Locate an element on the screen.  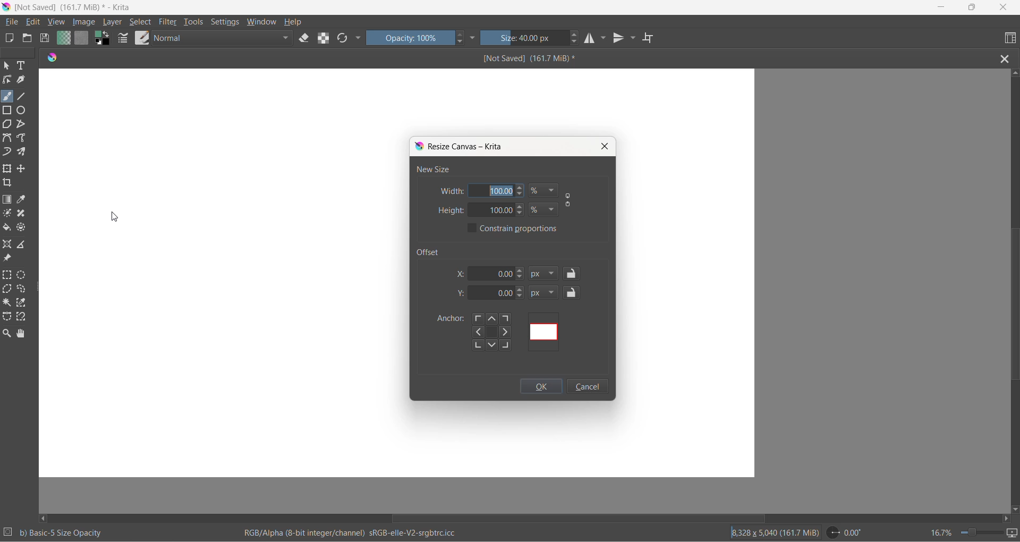
canvas size is located at coordinates (397, 101).